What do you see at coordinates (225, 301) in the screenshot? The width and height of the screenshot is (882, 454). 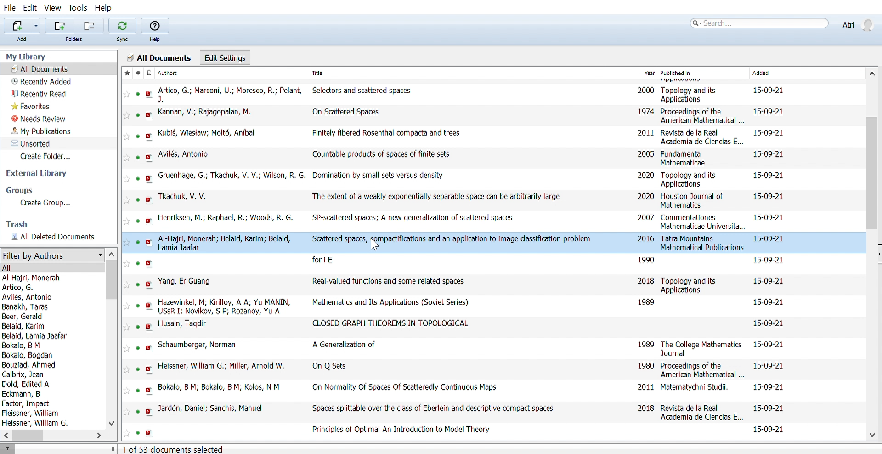 I see `hazeqinkel, M; Kirilloy, A A; Yu MANIN,` at bounding box center [225, 301].